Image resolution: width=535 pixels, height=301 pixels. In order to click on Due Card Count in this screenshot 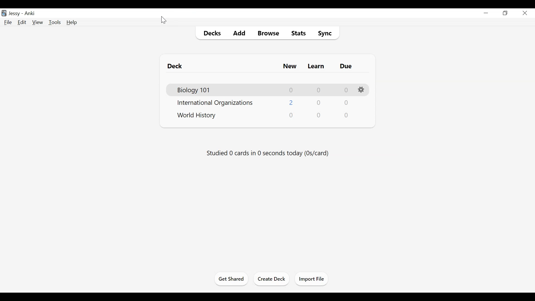, I will do `click(347, 115)`.